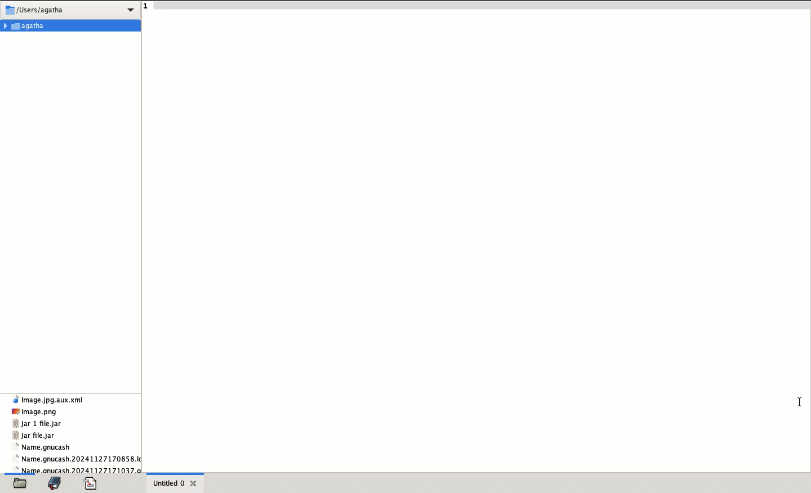 The image size is (811, 493). I want to click on Agatha, so click(70, 25).